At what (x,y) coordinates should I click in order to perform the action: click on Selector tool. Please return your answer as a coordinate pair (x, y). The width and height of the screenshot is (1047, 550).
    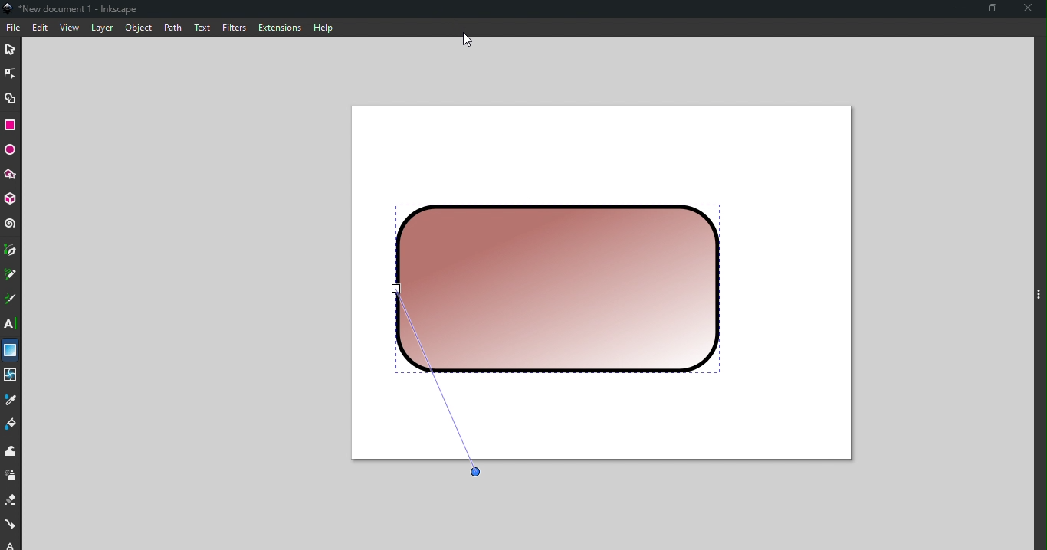
    Looking at the image, I should click on (11, 47).